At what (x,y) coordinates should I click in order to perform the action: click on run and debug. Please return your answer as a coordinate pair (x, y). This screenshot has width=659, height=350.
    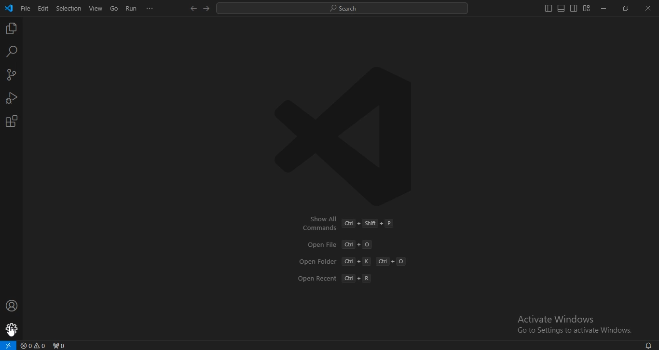
    Looking at the image, I should click on (12, 99).